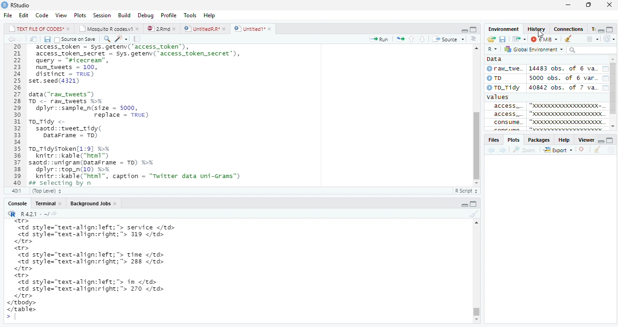 The width and height of the screenshot is (618, 327). I want to click on Teominal, so click(48, 202).